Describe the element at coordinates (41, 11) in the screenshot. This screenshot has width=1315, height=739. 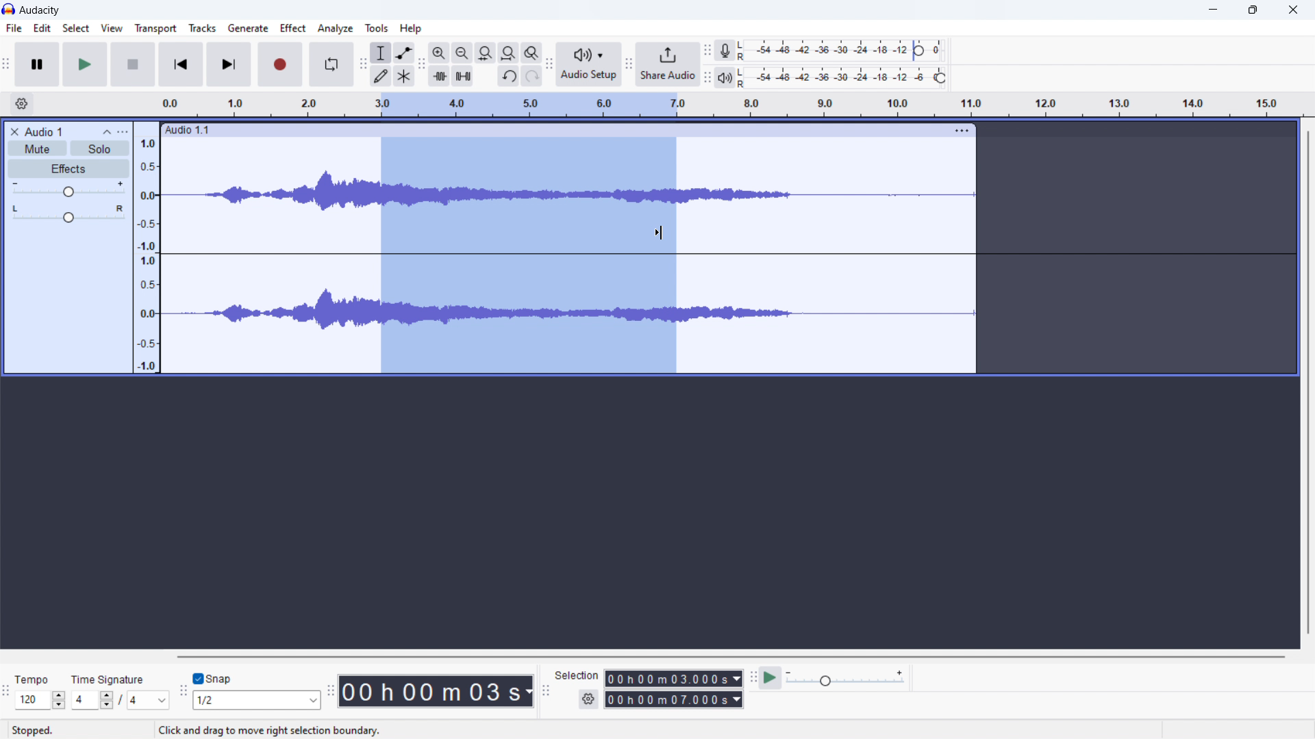
I see `audacity` at that location.